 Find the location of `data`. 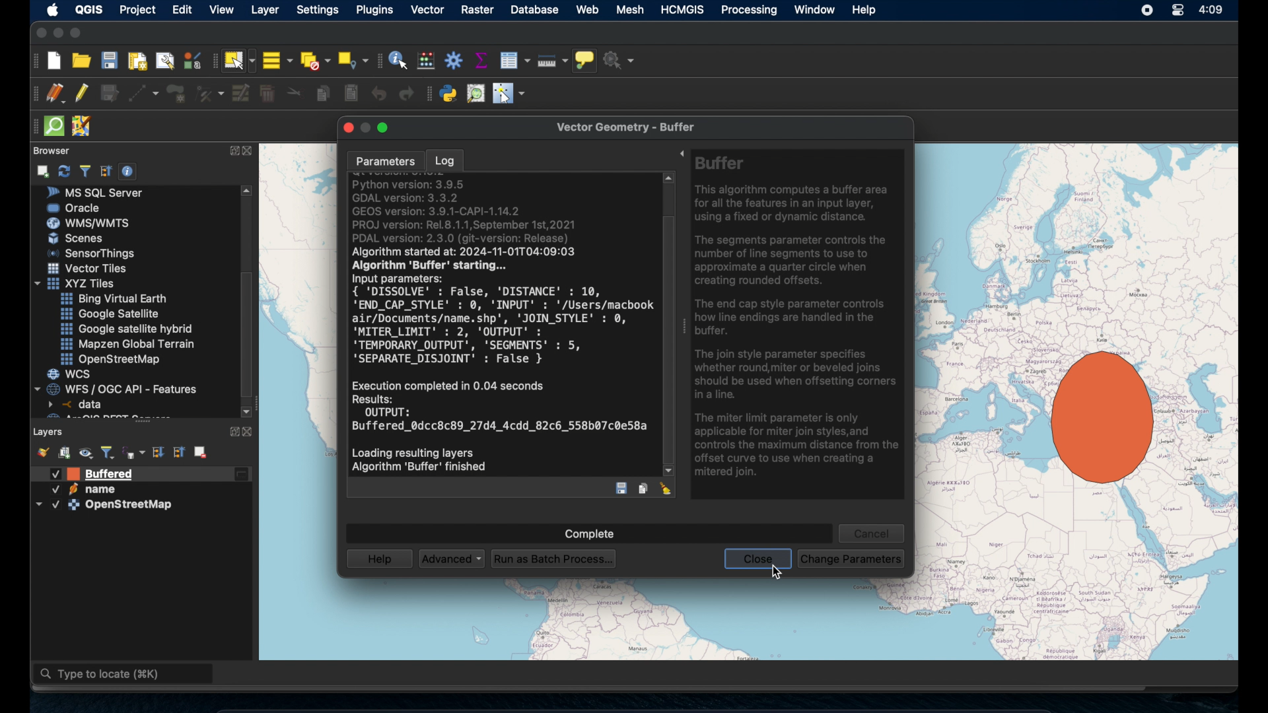

data is located at coordinates (77, 404).